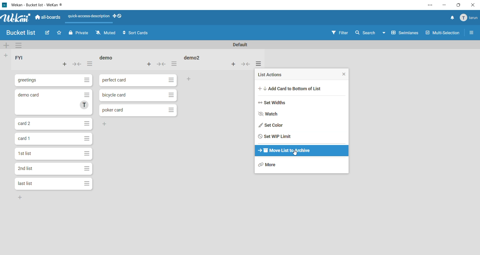 The image size is (480, 255). I want to click on set color, so click(271, 125).